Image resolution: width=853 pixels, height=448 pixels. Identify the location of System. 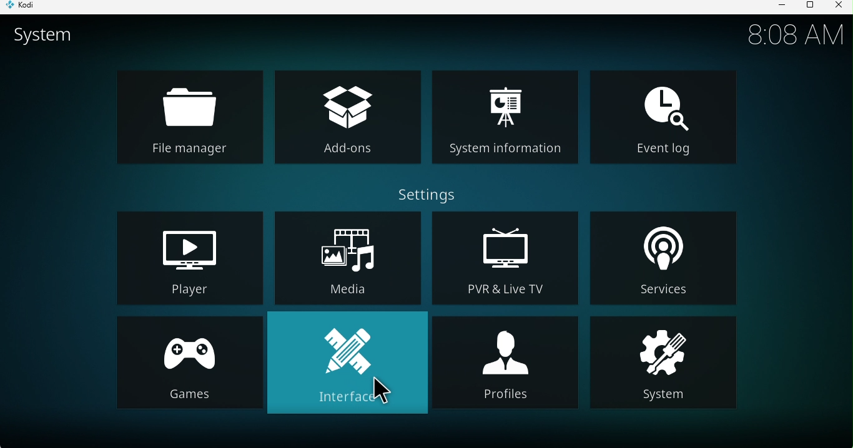
(51, 36).